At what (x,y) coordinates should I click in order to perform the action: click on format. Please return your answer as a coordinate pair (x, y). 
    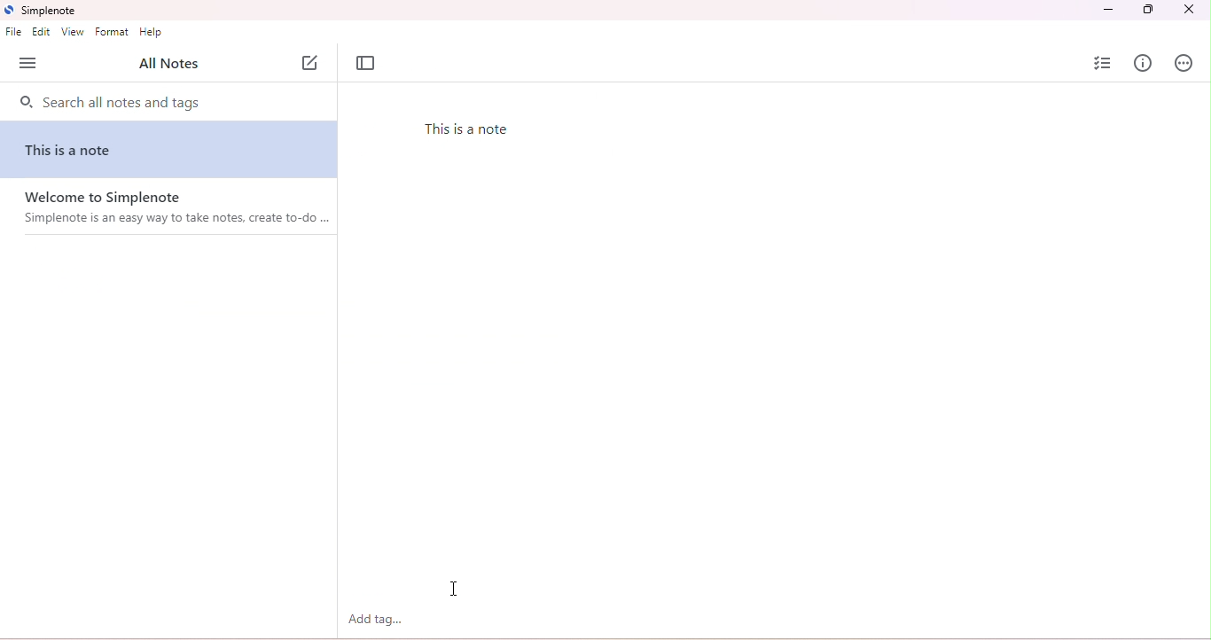
    Looking at the image, I should click on (112, 32).